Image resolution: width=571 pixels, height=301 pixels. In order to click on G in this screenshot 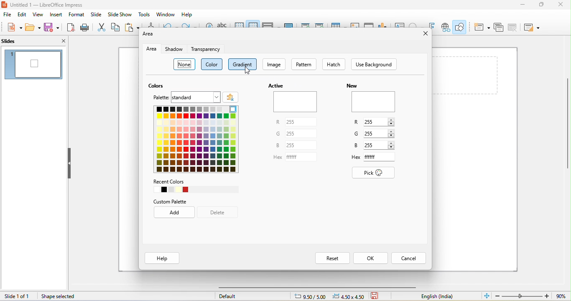, I will do `click(358, 133)`.